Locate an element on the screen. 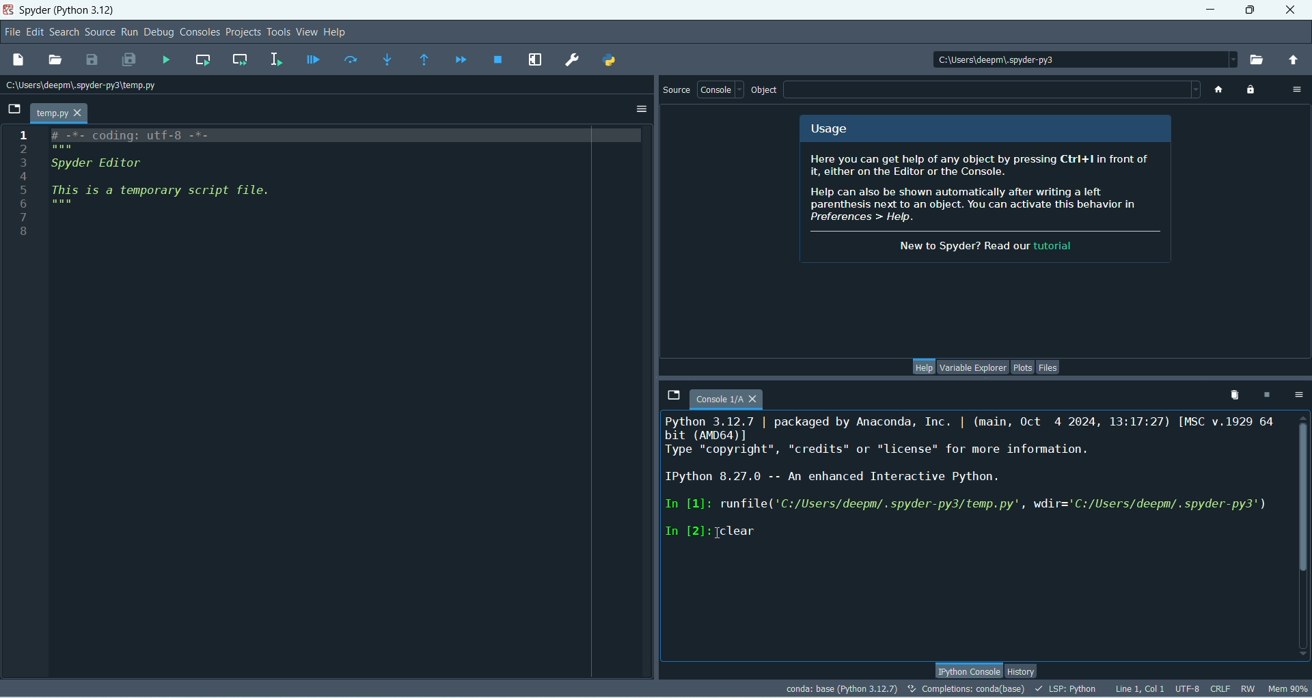 This screenshot has width=1312, height=698. numbers is located at coordinates (24, 182).